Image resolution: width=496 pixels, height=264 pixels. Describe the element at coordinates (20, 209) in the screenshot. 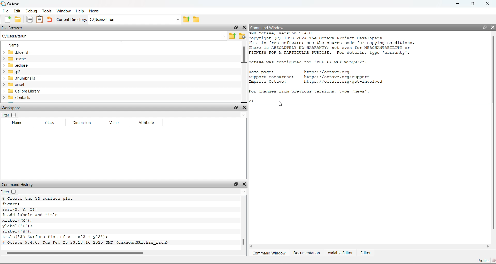

I see `surf(X, Y, 2):` at that location.